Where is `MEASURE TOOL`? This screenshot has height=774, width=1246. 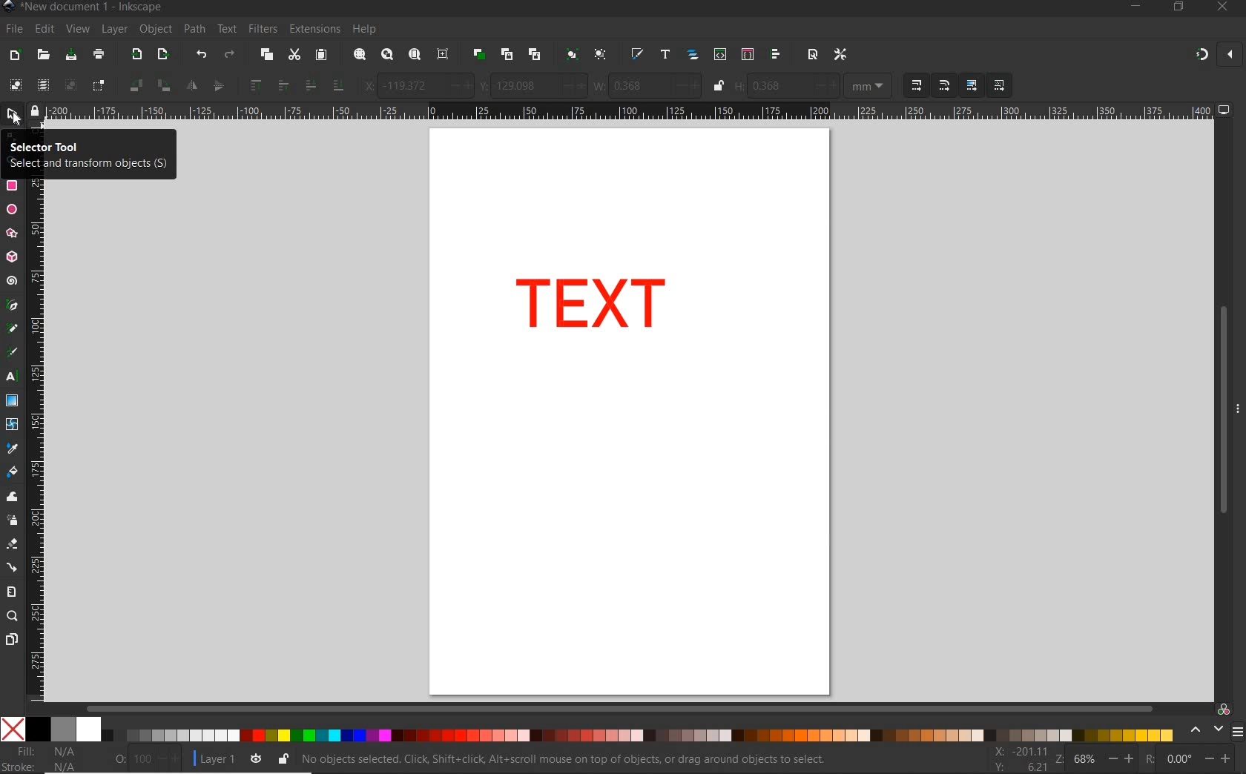 MEASURE TOOL is located at coordinates (10, 592).